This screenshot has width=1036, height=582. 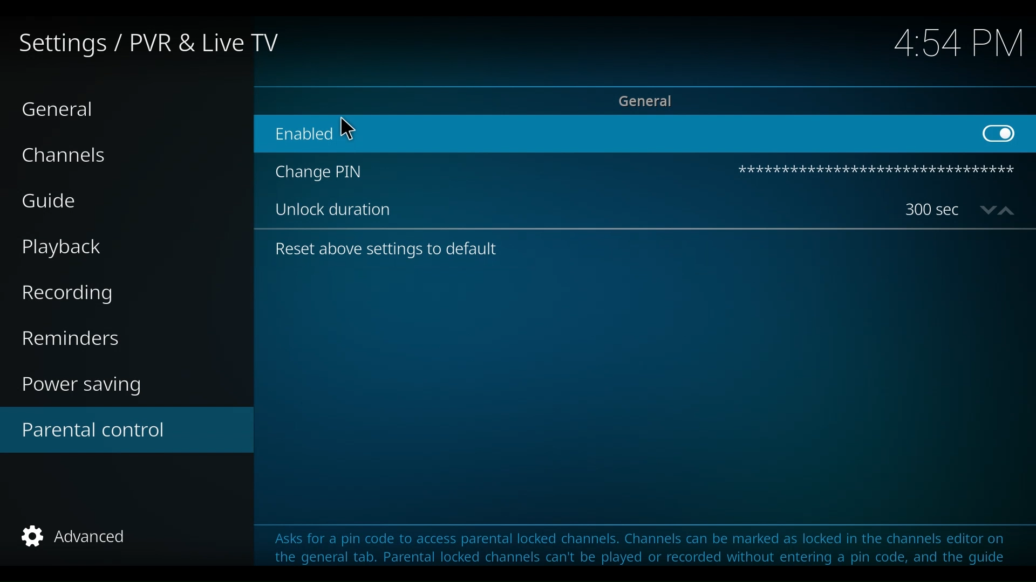 What do you see at coordinates (1007, 211) in the screenshot?
I see `up` at bounding box center [1007, 211].